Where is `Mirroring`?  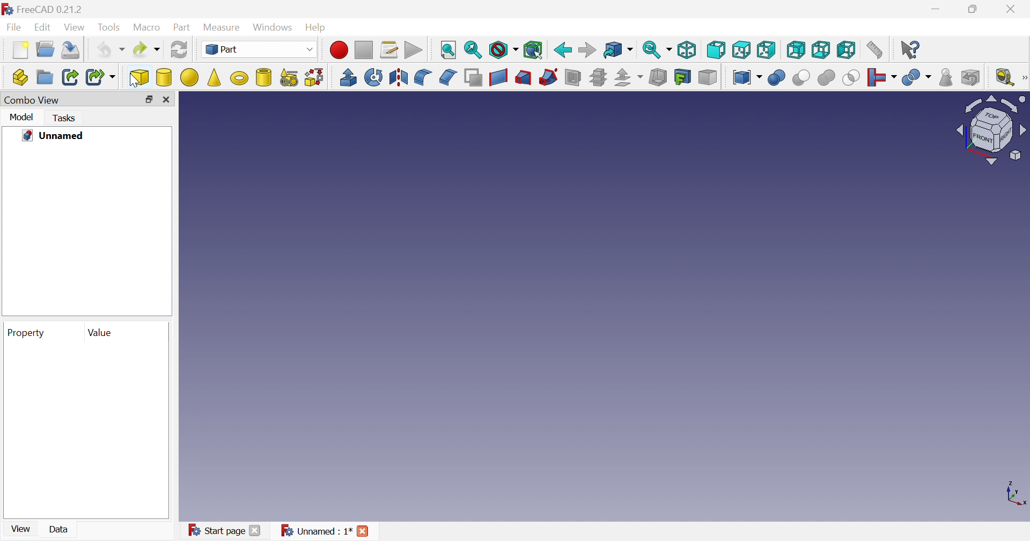 Mirroring is located at coordinates (399, 77).